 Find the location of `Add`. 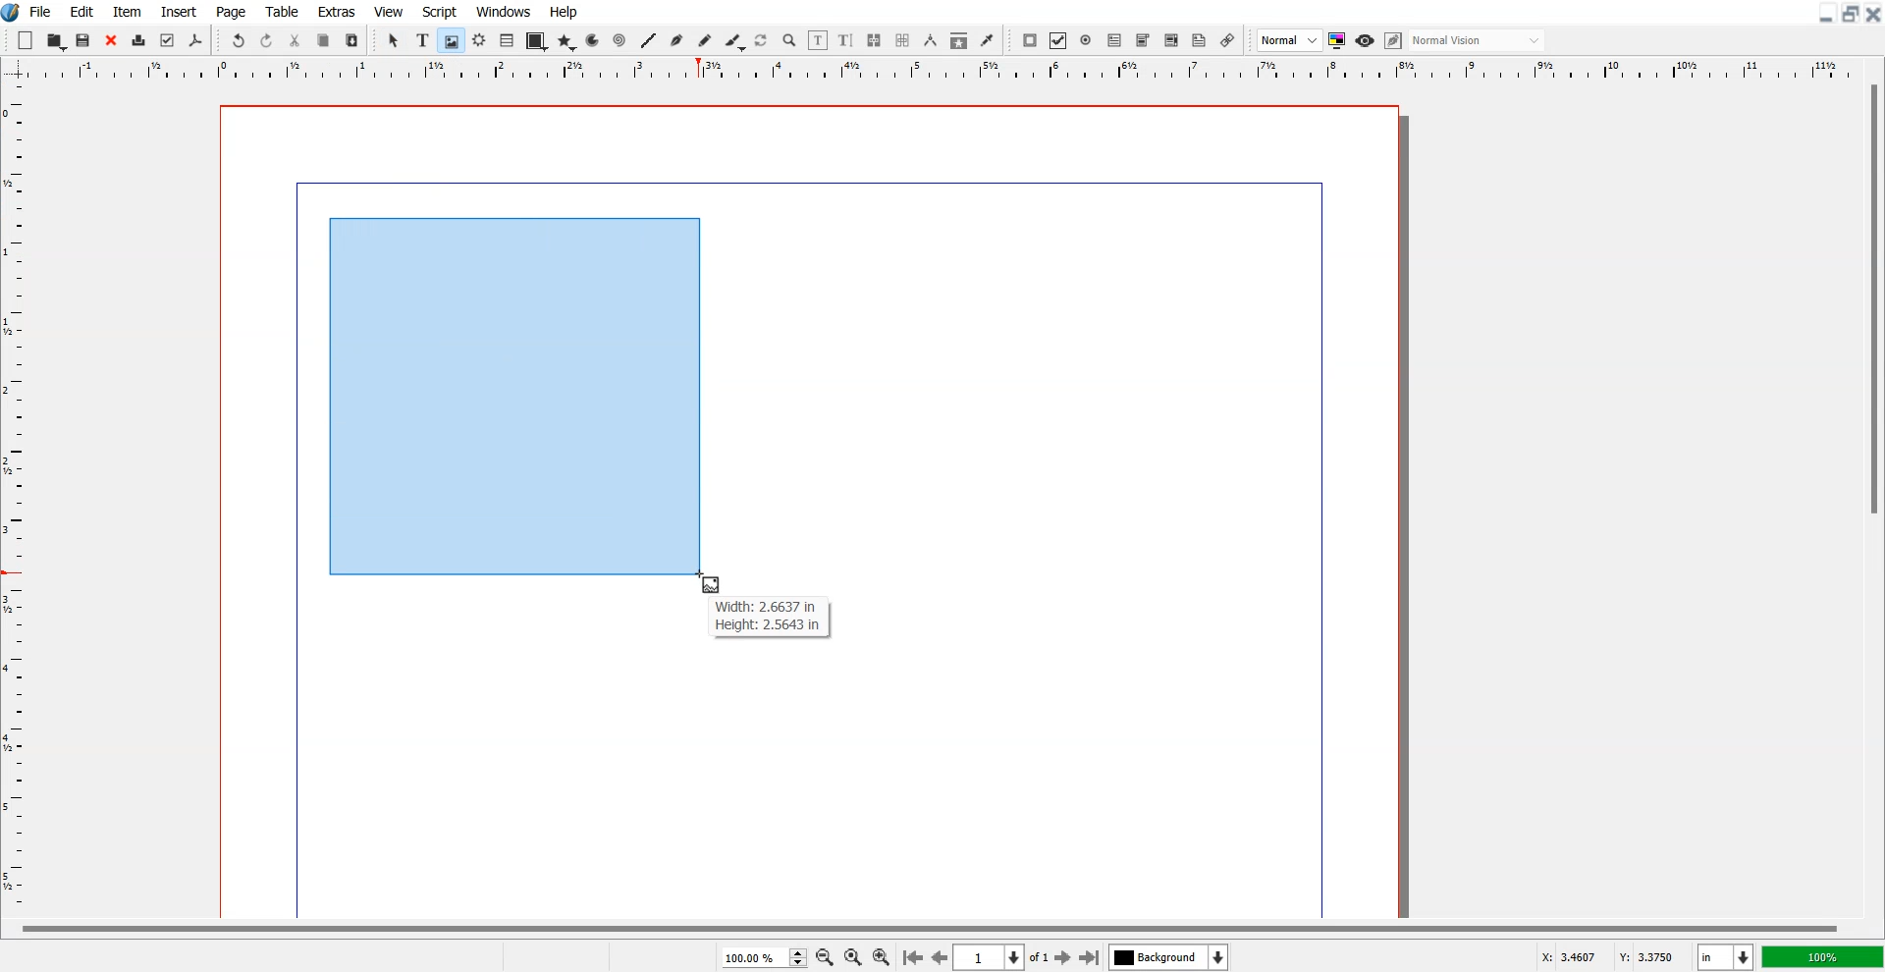

Add is located at coordinates (27, 39).